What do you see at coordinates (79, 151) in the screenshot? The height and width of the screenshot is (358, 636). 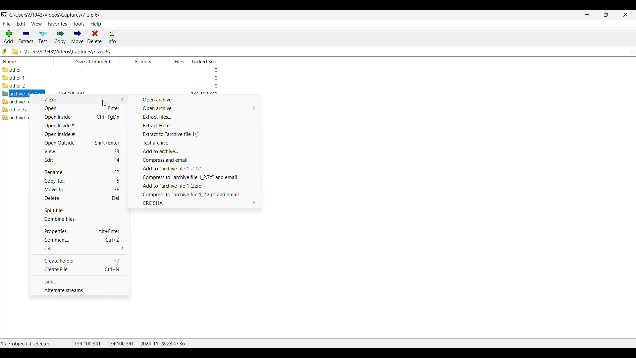 I see `View` at bounding box center [79, 151].